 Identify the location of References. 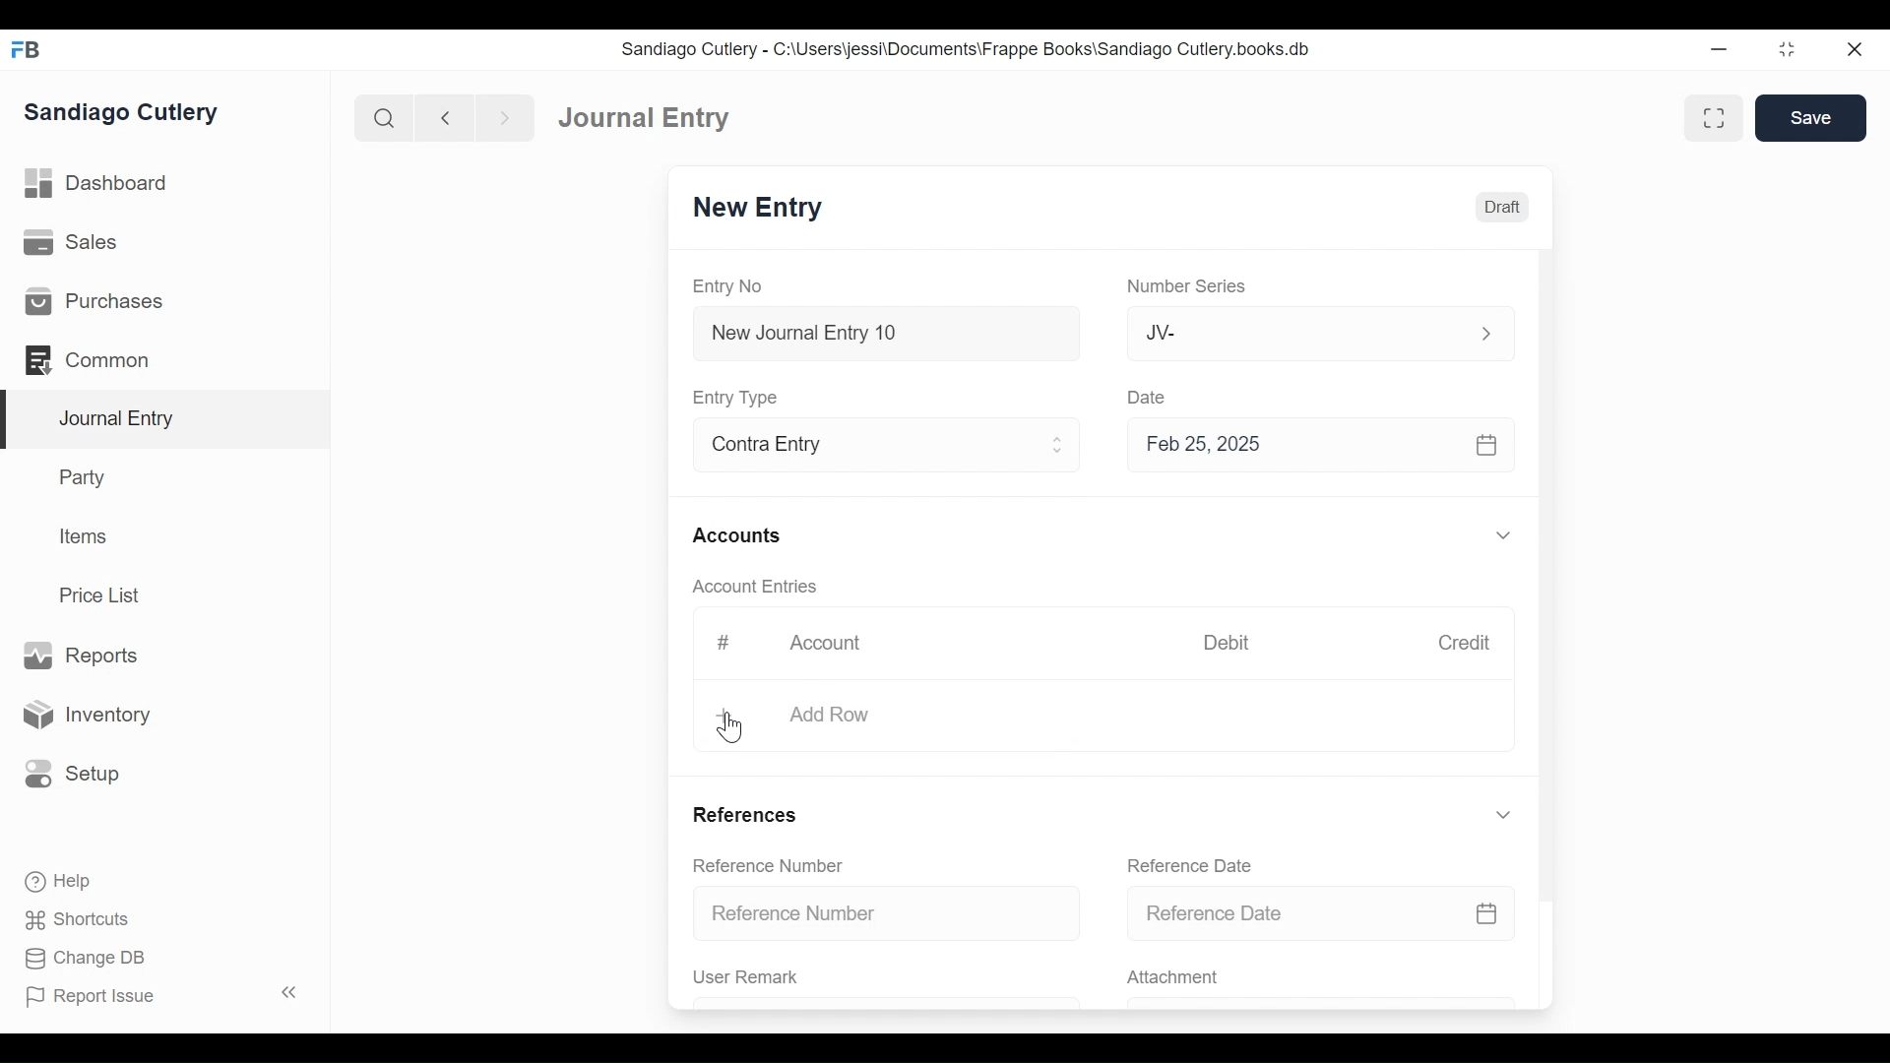
(748, 813).